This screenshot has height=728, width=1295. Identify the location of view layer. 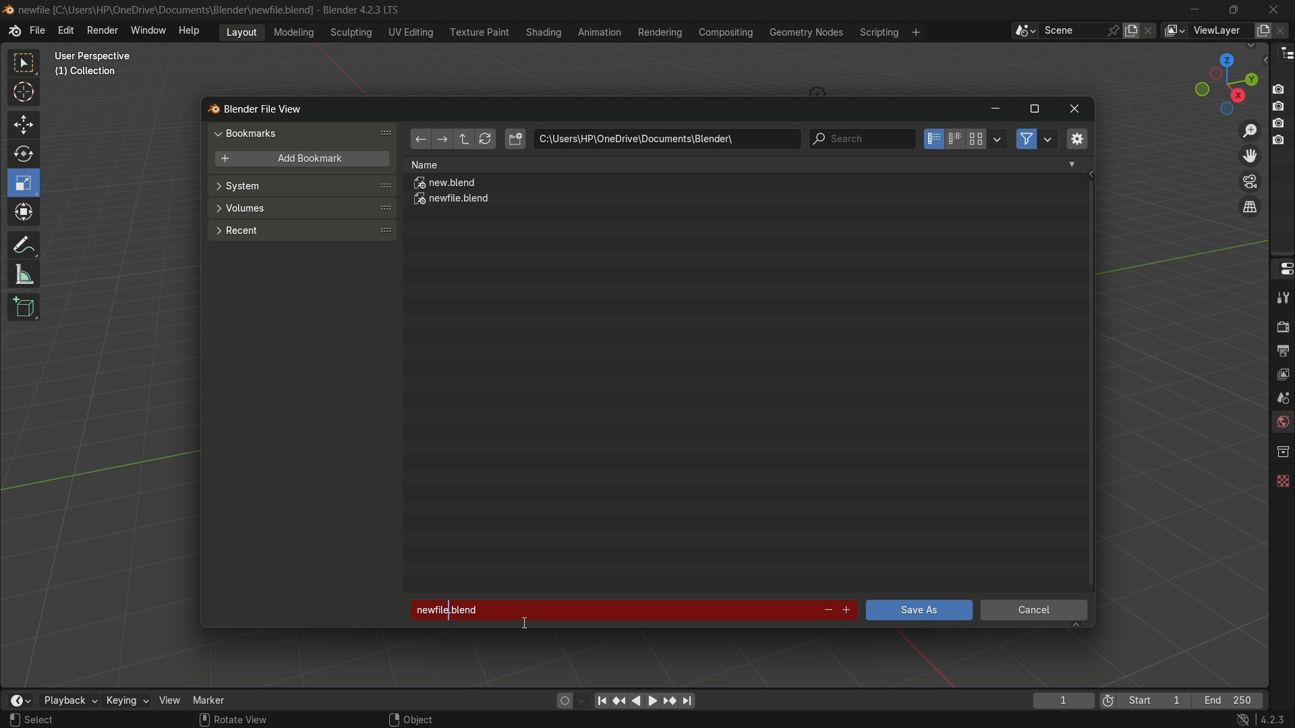
(1282, 373).